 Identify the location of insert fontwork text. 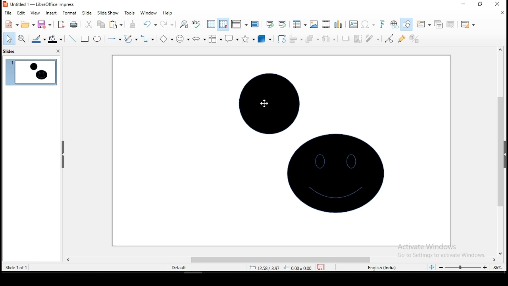
(383, 24).